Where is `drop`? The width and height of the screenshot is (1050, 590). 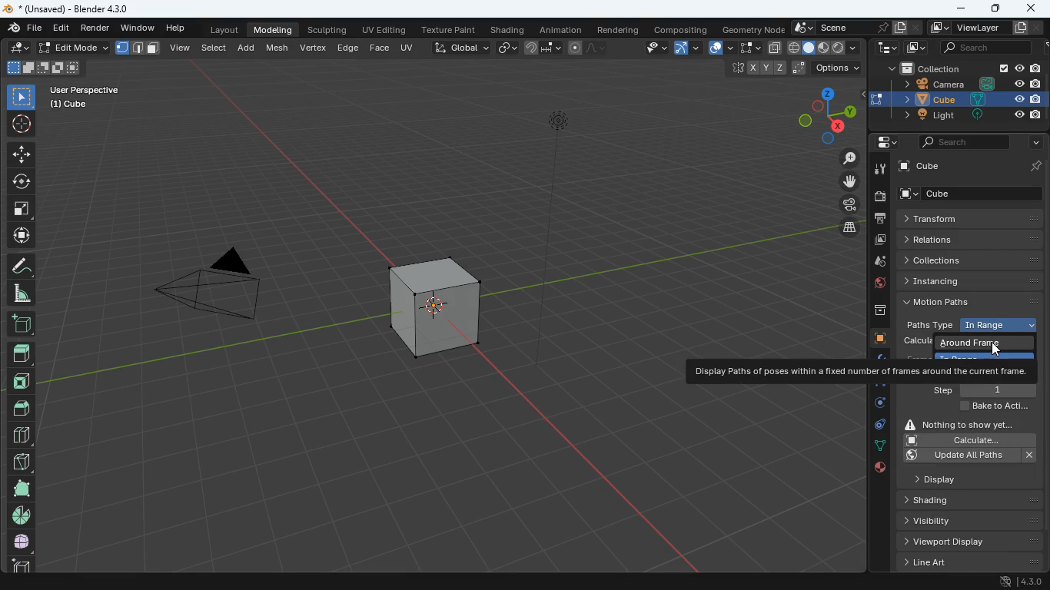 drop is located at coordinates (880, 263).